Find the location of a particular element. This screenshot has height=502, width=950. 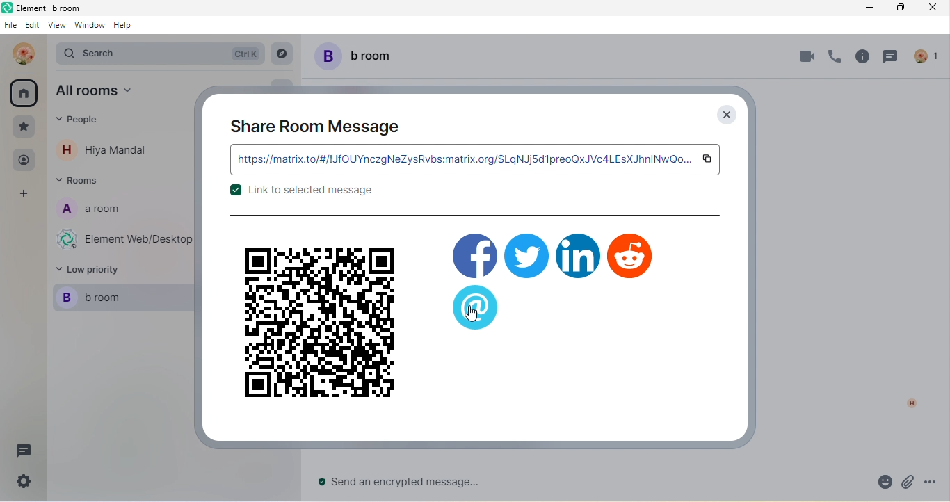

h is located at coordinates (908, 403).